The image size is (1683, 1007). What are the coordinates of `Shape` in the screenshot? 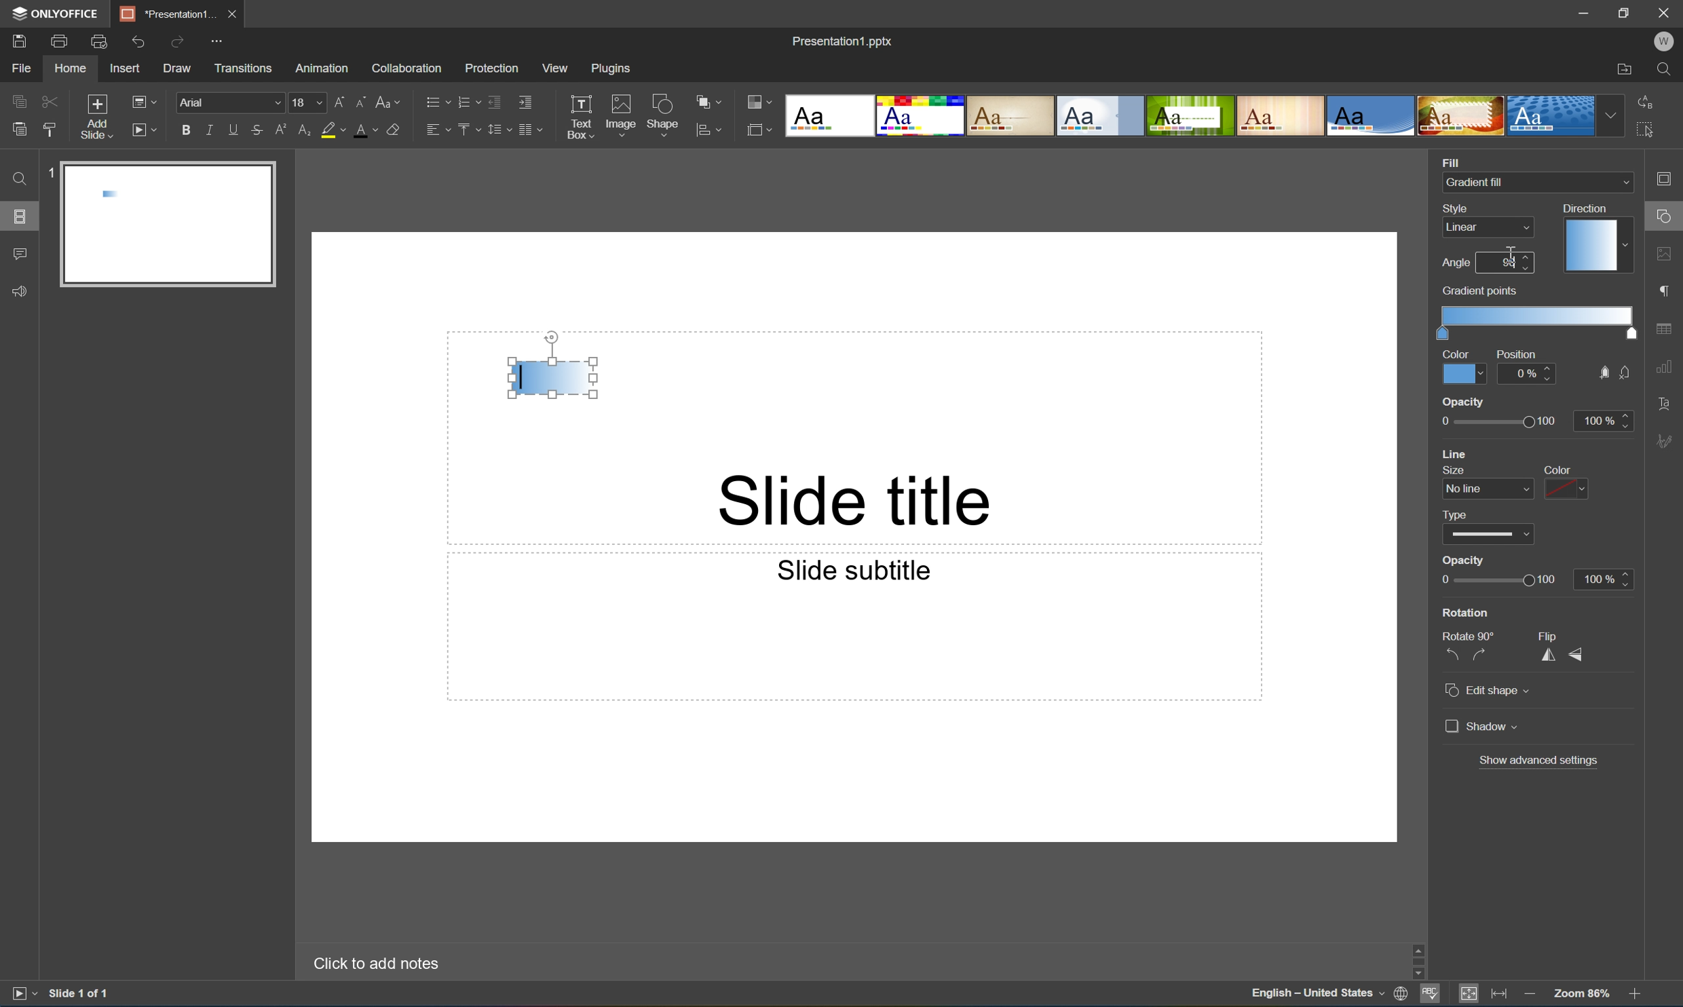 It's located at (664, 118).